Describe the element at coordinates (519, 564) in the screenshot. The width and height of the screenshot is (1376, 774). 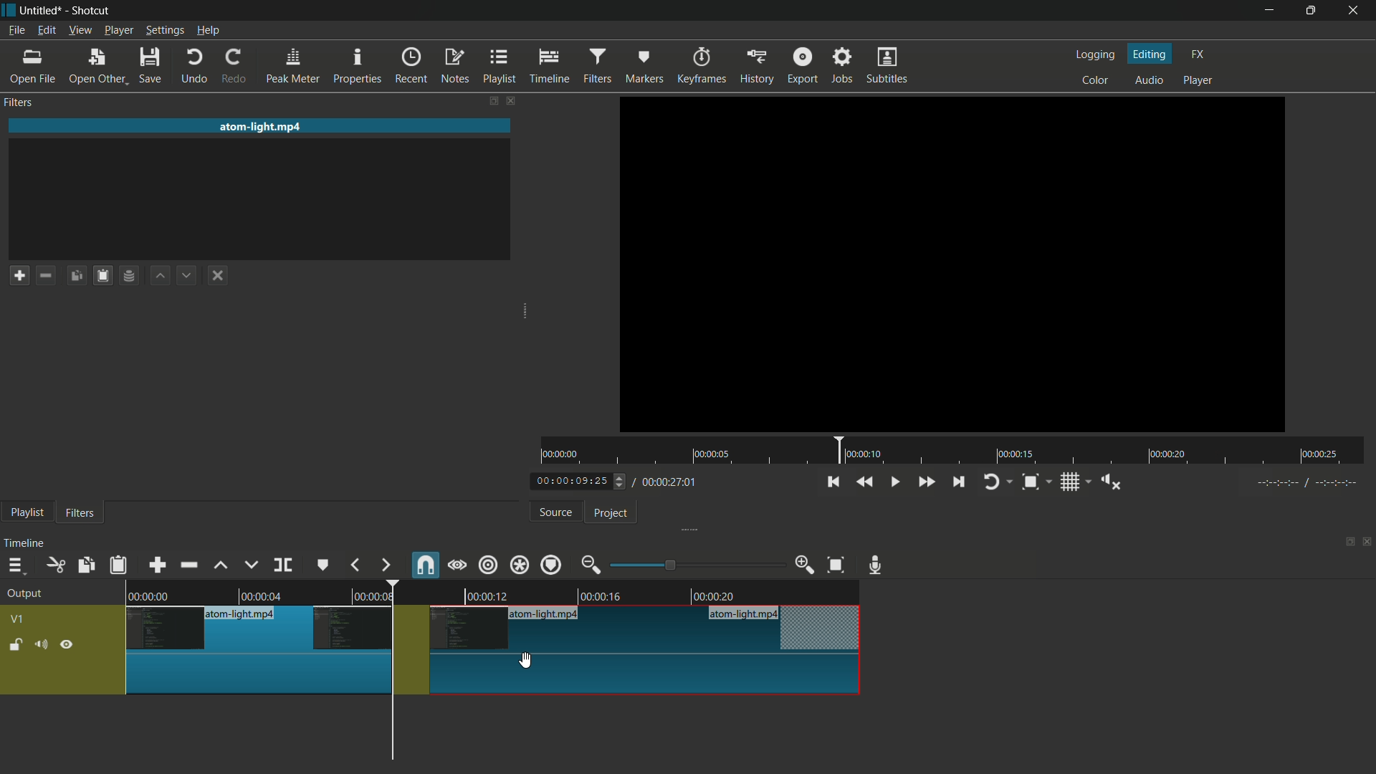
I see `ripple all tracks` at that location.